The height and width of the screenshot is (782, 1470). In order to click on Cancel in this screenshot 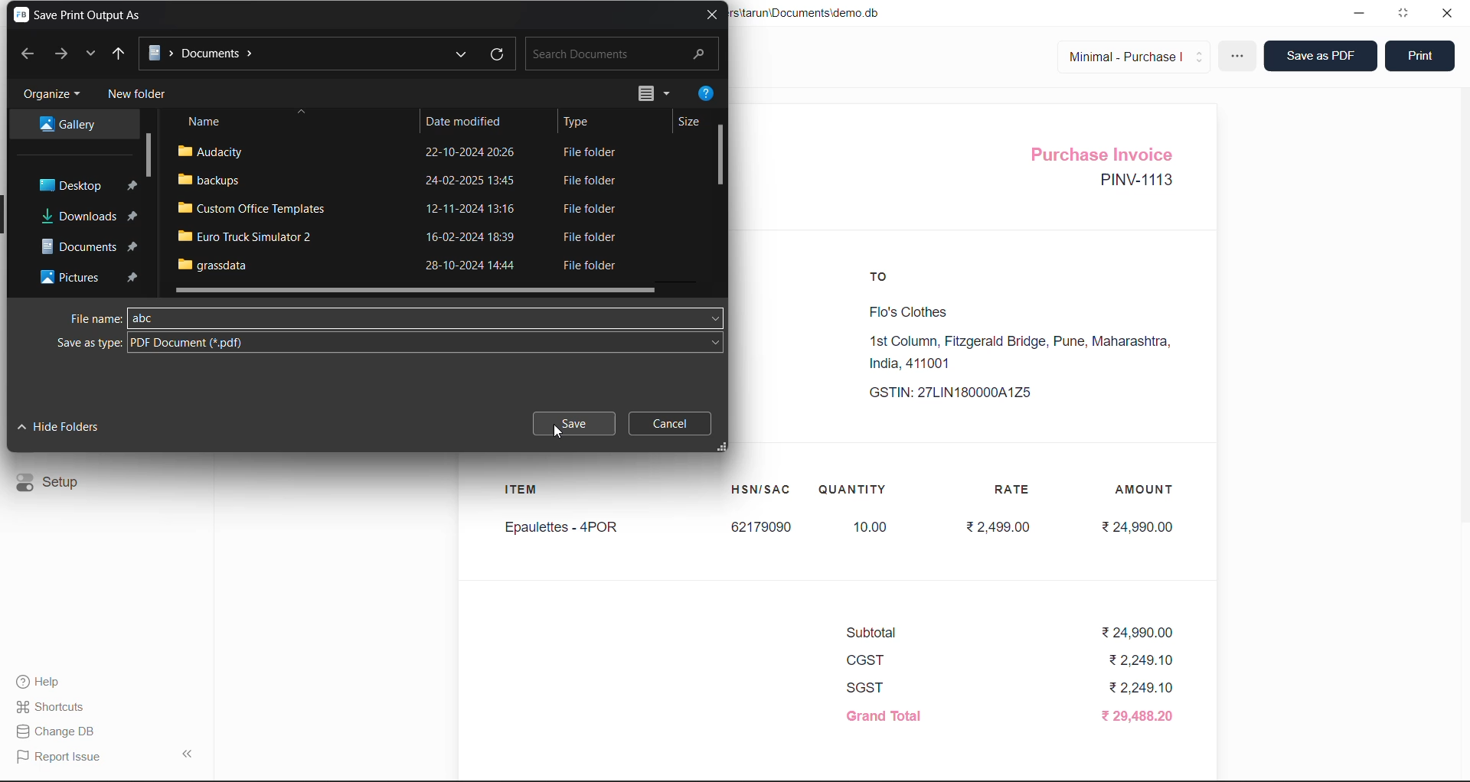, I will do `click(671, 425)`.